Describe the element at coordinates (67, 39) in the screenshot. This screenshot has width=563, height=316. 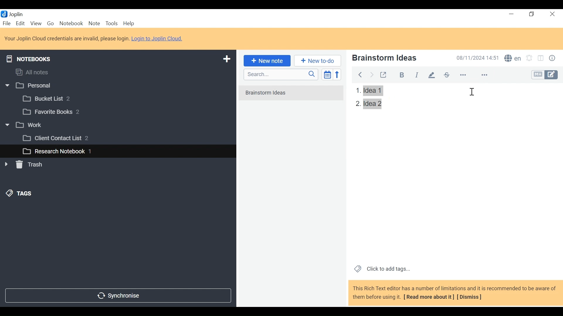
I see `Login to Joplin Cloud` at that location.